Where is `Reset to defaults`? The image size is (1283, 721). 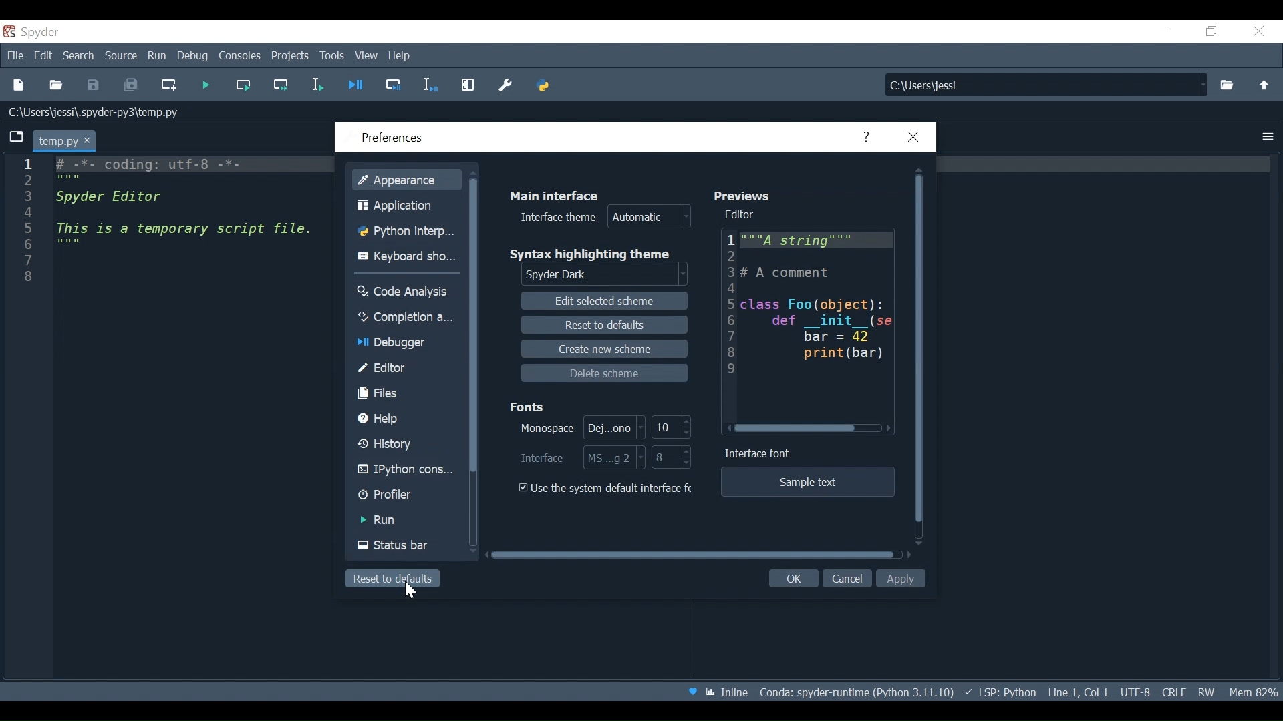 Reset to defaults is located at coordinates (394, 580).